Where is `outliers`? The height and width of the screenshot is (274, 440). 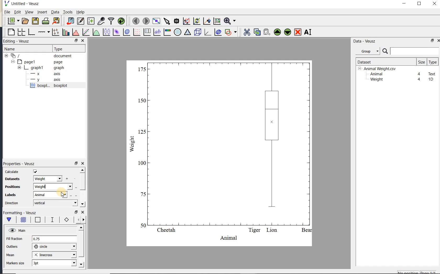 outliers is located at coordinates (12, 247).